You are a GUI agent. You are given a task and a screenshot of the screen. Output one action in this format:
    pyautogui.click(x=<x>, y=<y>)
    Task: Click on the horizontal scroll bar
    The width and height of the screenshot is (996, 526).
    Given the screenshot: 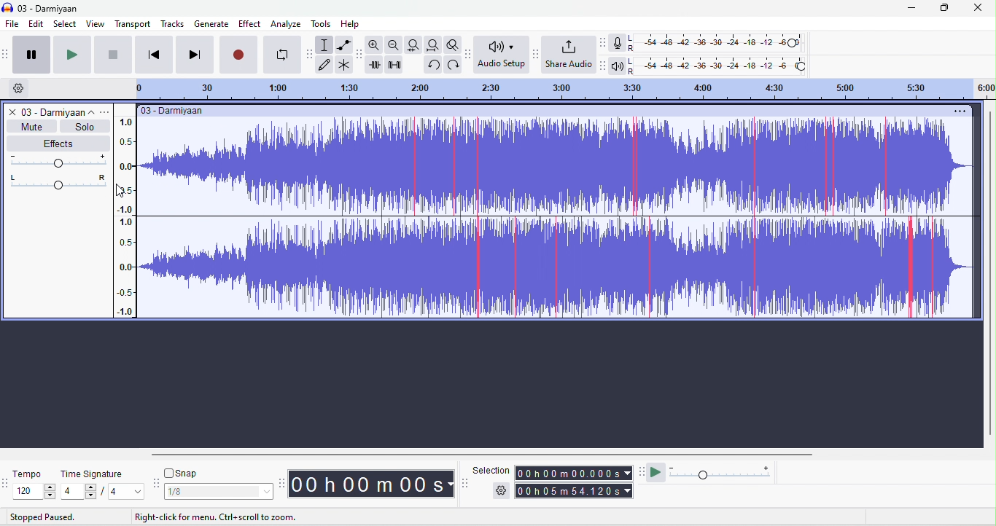 What is the action you would take?
    pyautogui.click(x=483, y=455)
    